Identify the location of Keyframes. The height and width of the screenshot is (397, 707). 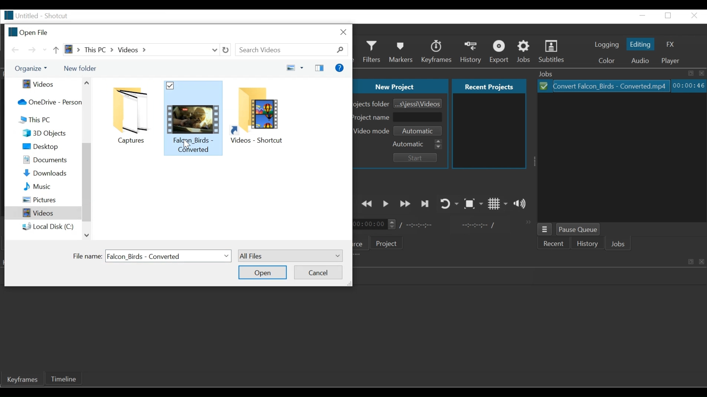
(438, 52).